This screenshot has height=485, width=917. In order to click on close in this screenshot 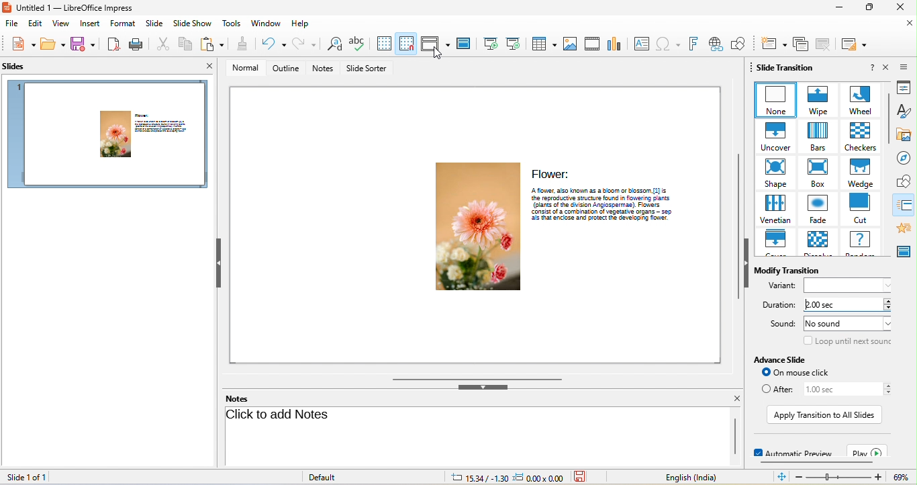, I will do `click(909, 25)`.